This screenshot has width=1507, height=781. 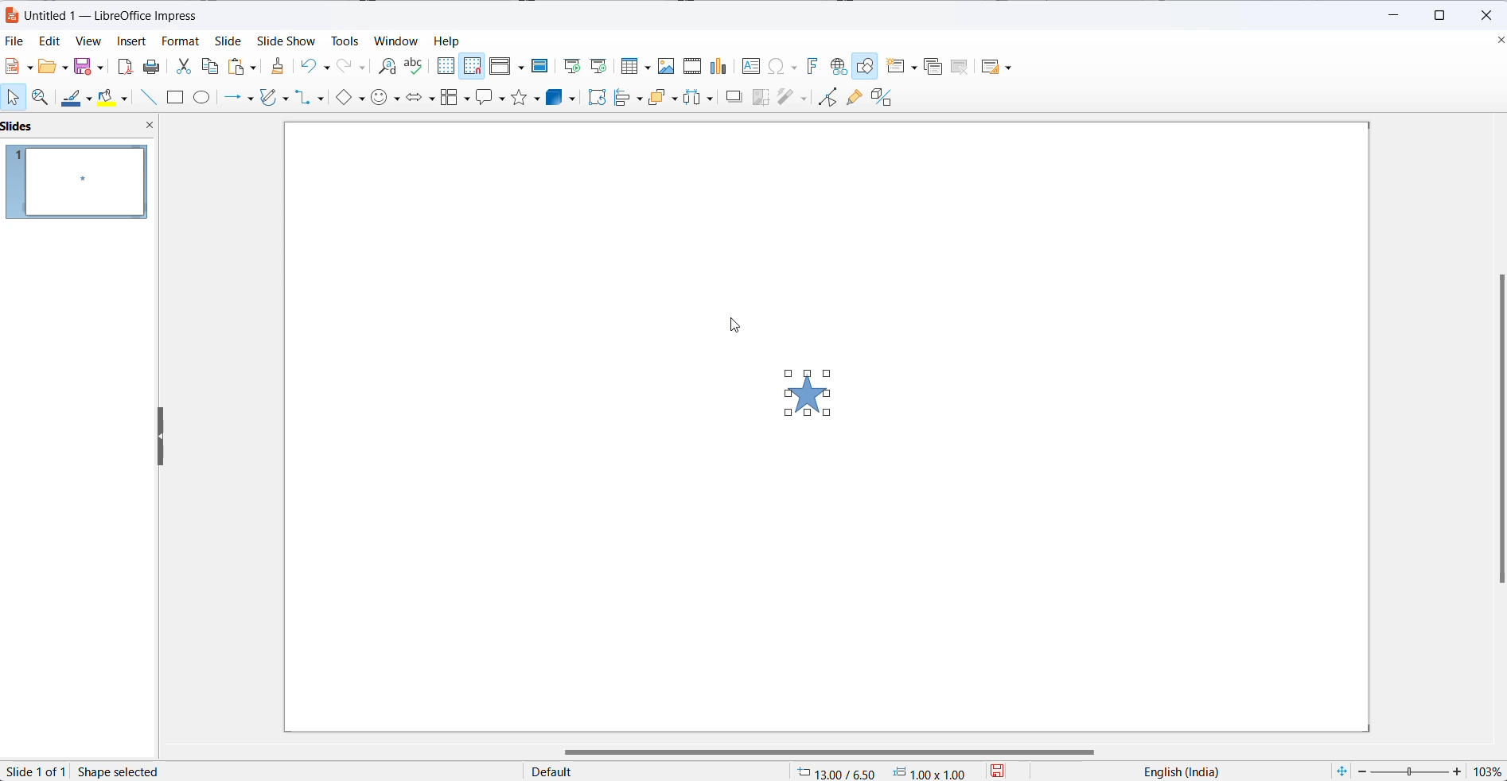 I want to click on Untitled 1-LibreOffice Impress, so click(x=123, y=14).